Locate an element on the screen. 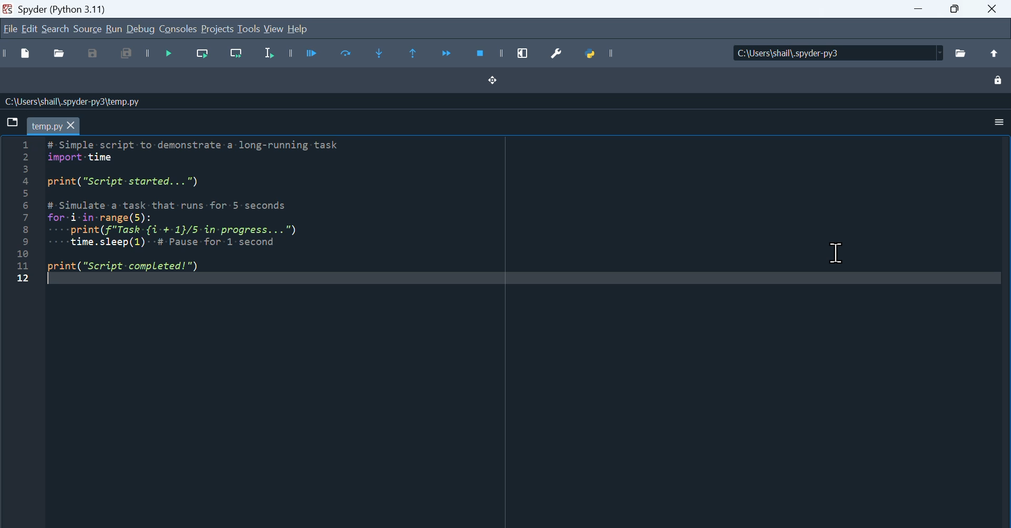  Python path manager is located at coordinates (592, 54).